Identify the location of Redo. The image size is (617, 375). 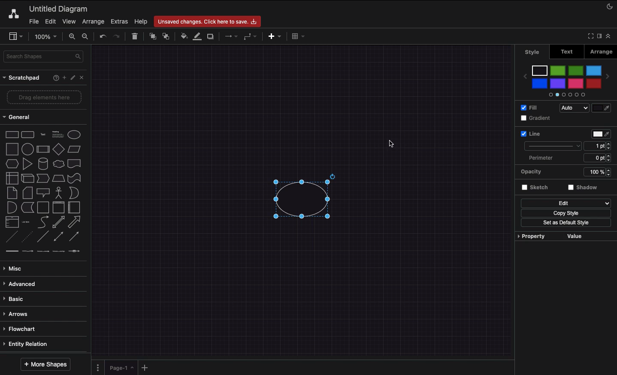
(116, 37).